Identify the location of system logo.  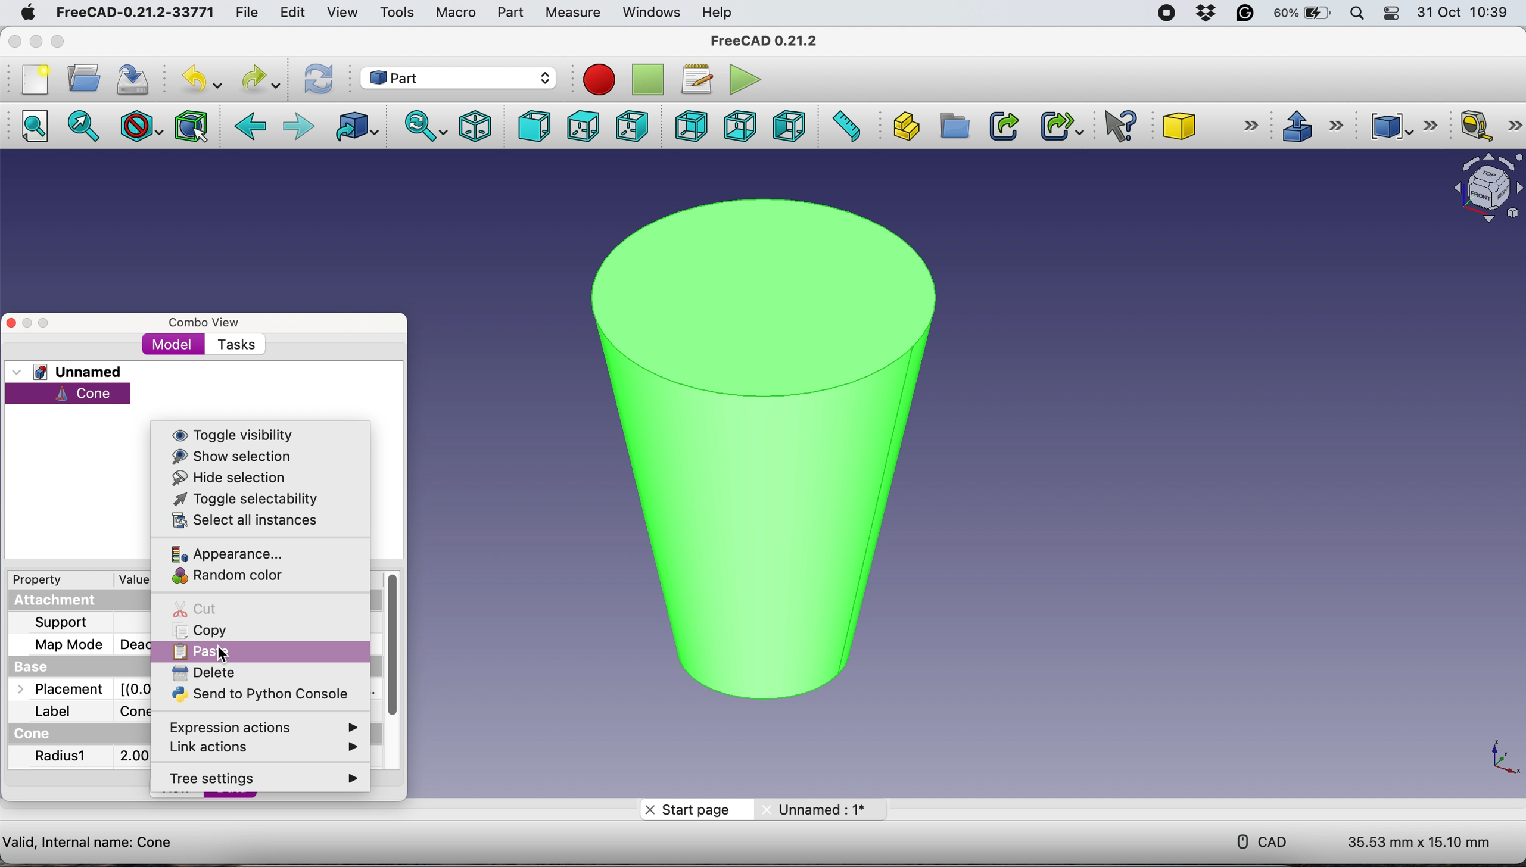
(20, 11).